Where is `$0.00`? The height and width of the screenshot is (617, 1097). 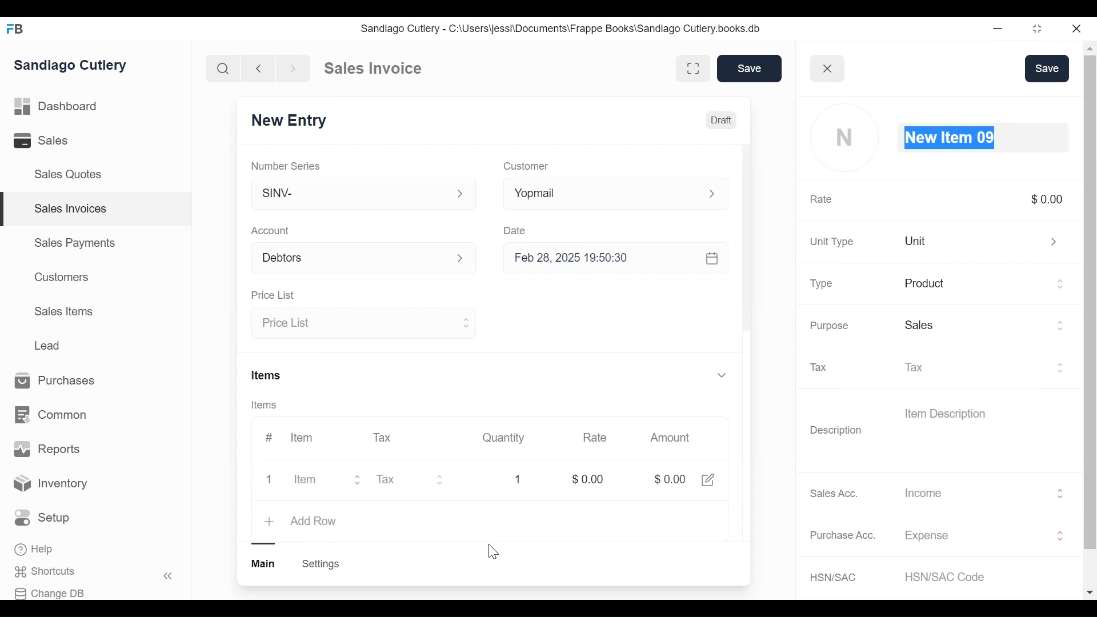
$0.00 is located at coordinates (1047, 199).